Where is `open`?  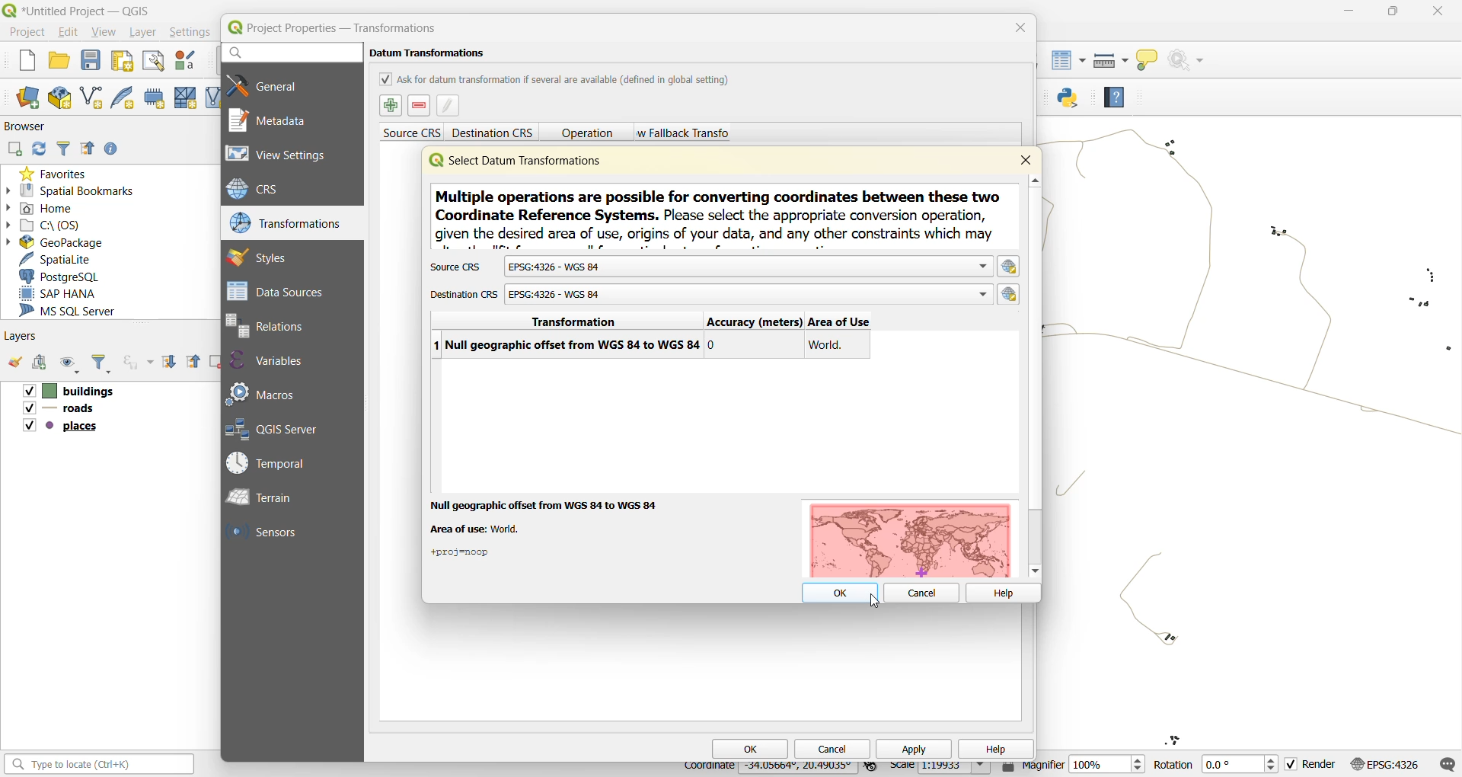
open is located at coordinates (14, 361).